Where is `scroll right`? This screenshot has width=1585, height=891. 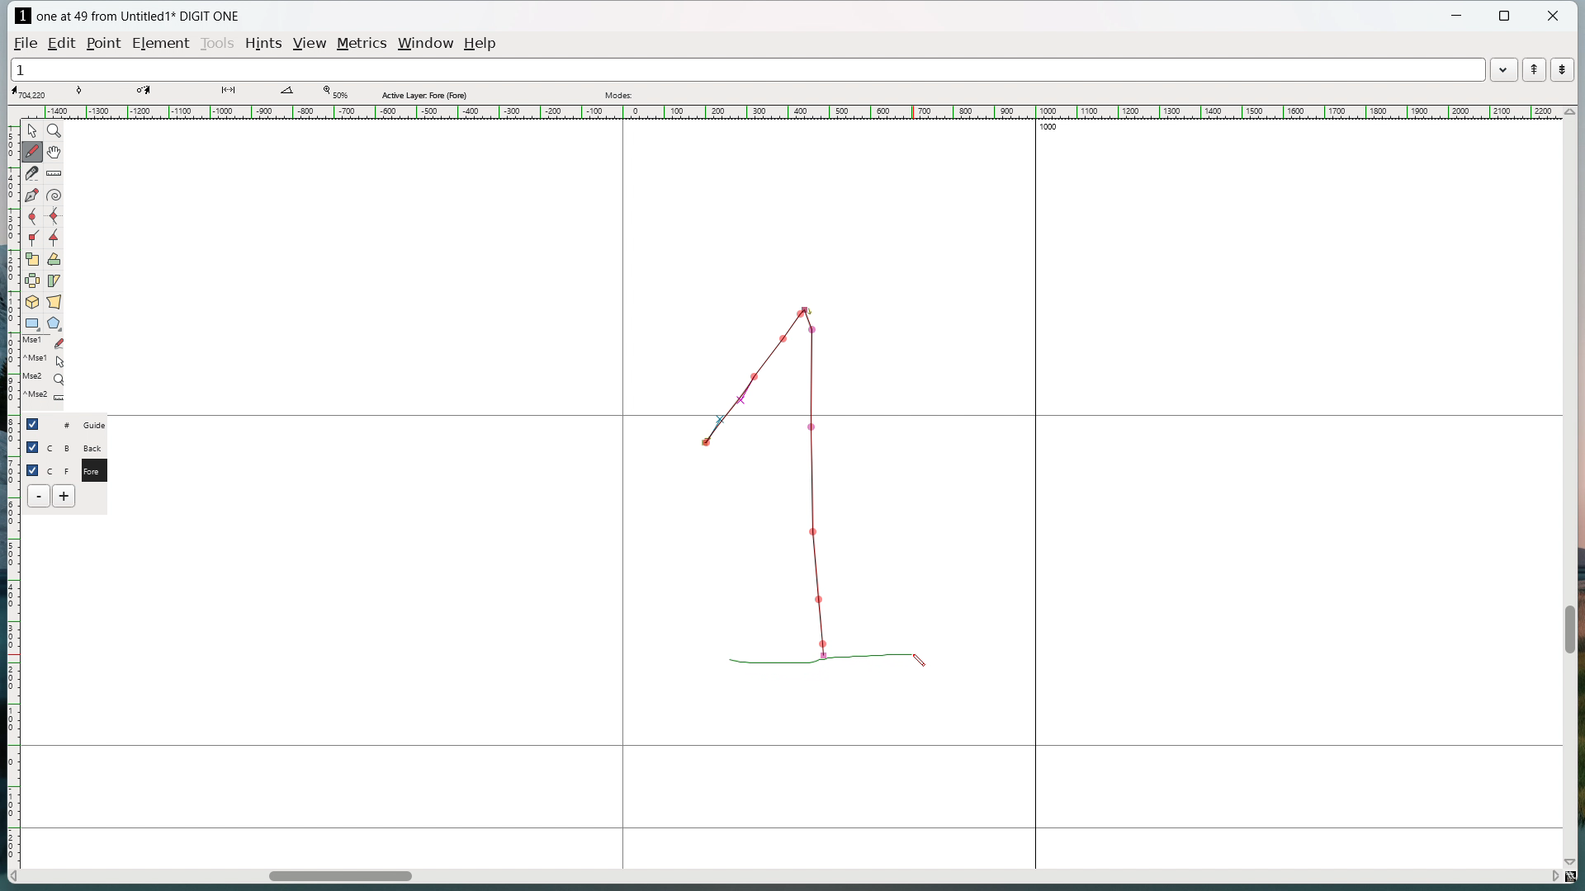 scroll right is located at coordinates (1553, 874).